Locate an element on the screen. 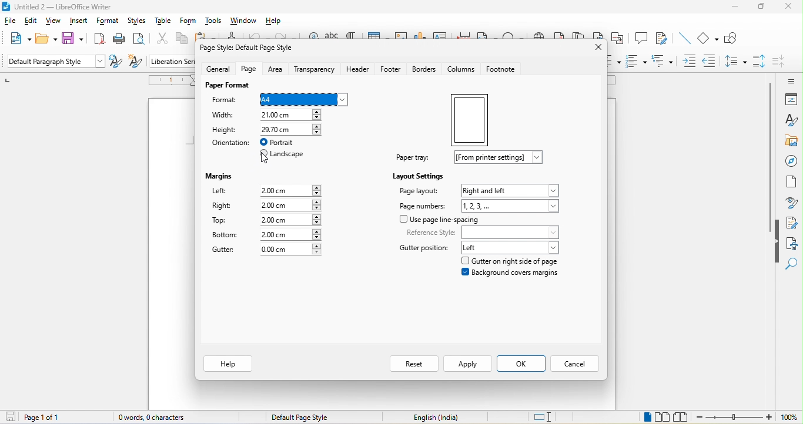 The height and width of the screenshot is (424, 803). form is located at coordinates (190, 22).